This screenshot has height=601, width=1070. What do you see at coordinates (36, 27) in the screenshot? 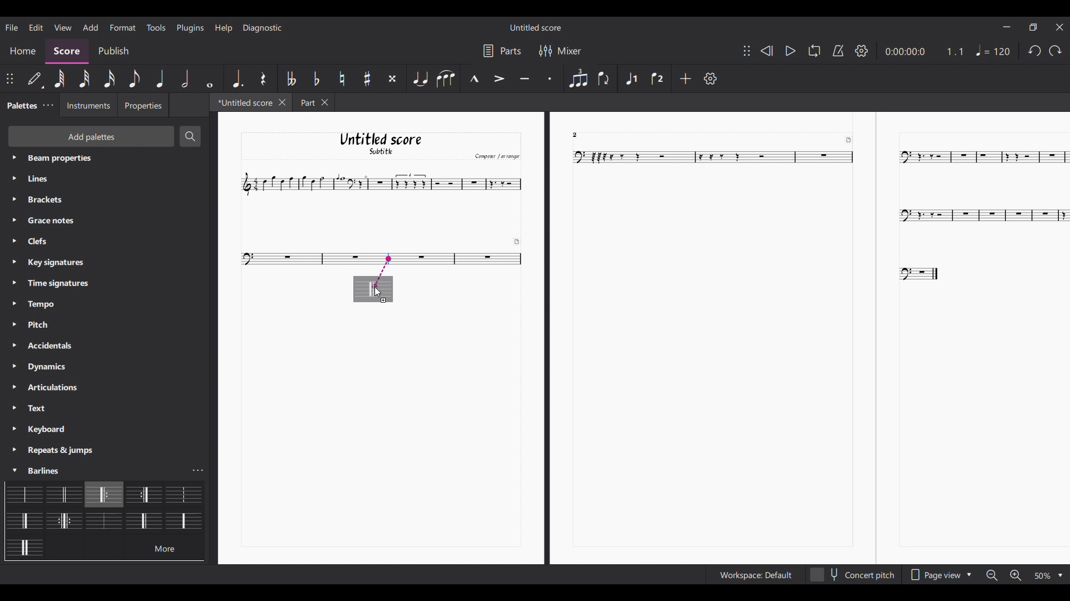
I see `Edit menu` at bounding box center [36, 27].